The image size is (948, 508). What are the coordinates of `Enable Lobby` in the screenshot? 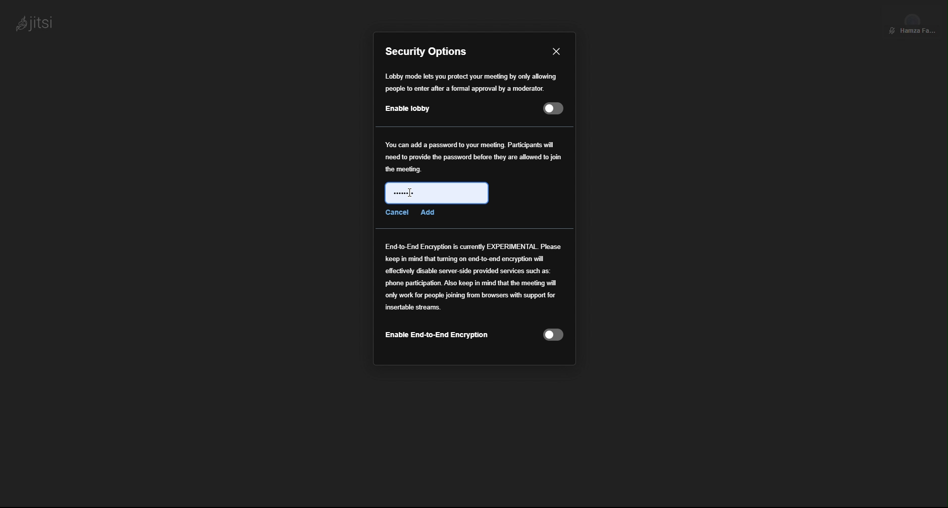 It's located at (471, 93).